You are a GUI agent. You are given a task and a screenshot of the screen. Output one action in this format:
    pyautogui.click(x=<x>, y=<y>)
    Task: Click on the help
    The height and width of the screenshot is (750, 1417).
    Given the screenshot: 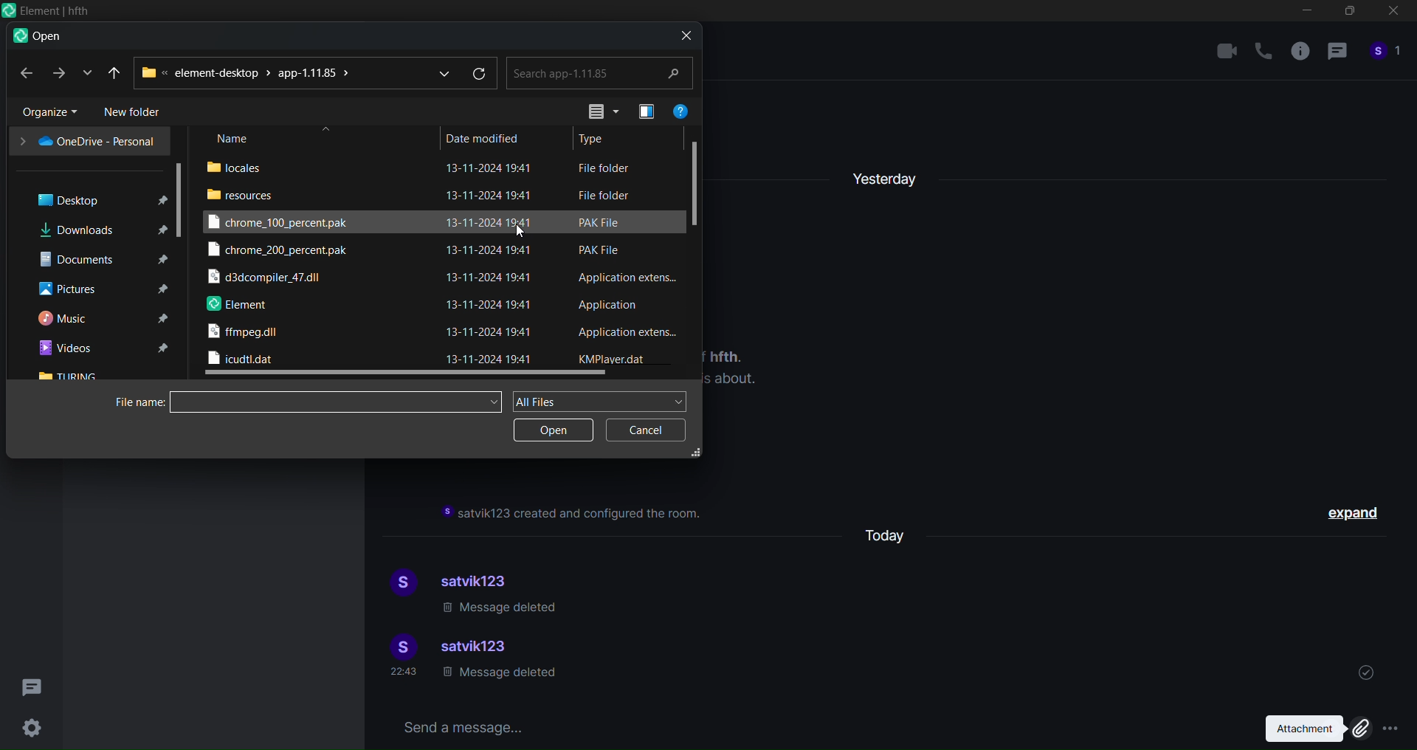 What is the action you would take?
    pyautogui.click(x=681, y=109)
    